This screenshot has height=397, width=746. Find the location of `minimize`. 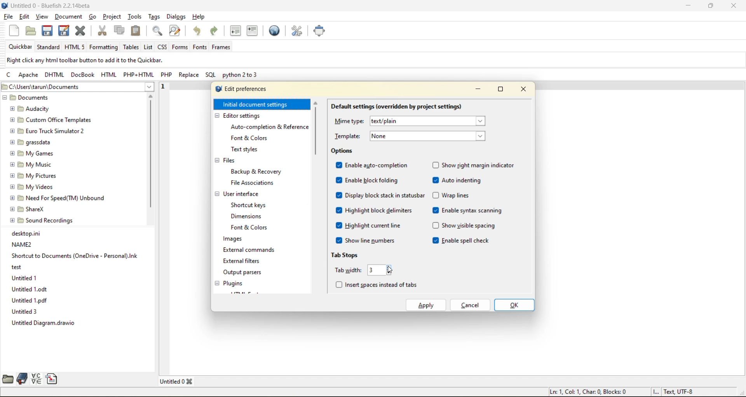

minimize is located at coordinates (476, 91).